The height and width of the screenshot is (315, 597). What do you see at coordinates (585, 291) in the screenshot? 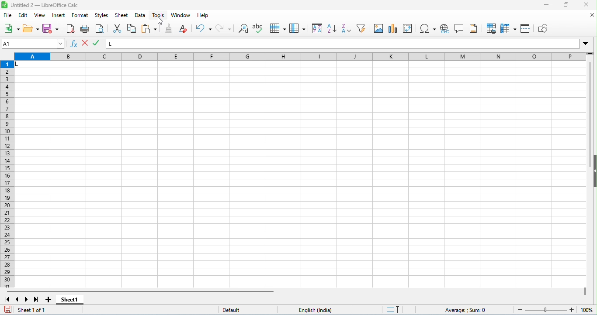
I see `drag to view next columns` at bounding box center [585, 291].